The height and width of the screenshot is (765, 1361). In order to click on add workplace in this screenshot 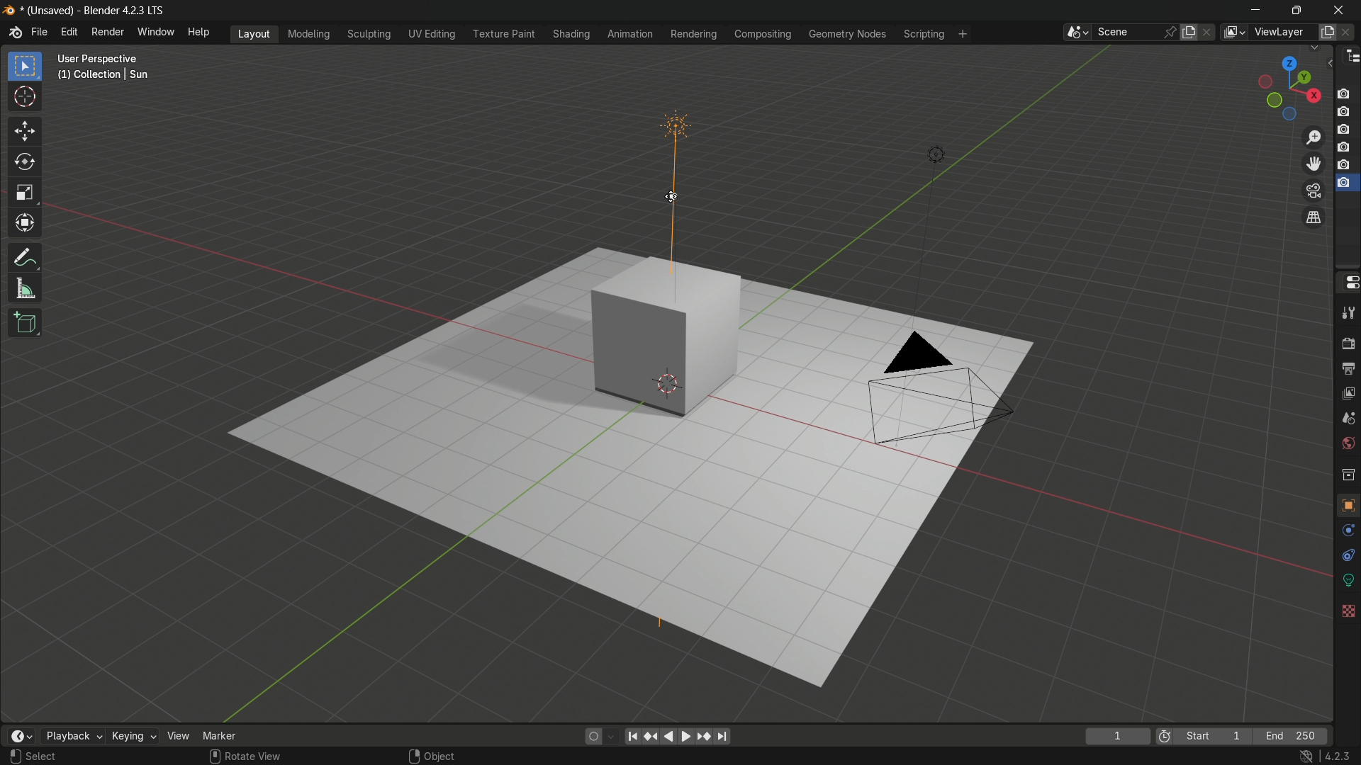, I will do `click(963, 34)`.